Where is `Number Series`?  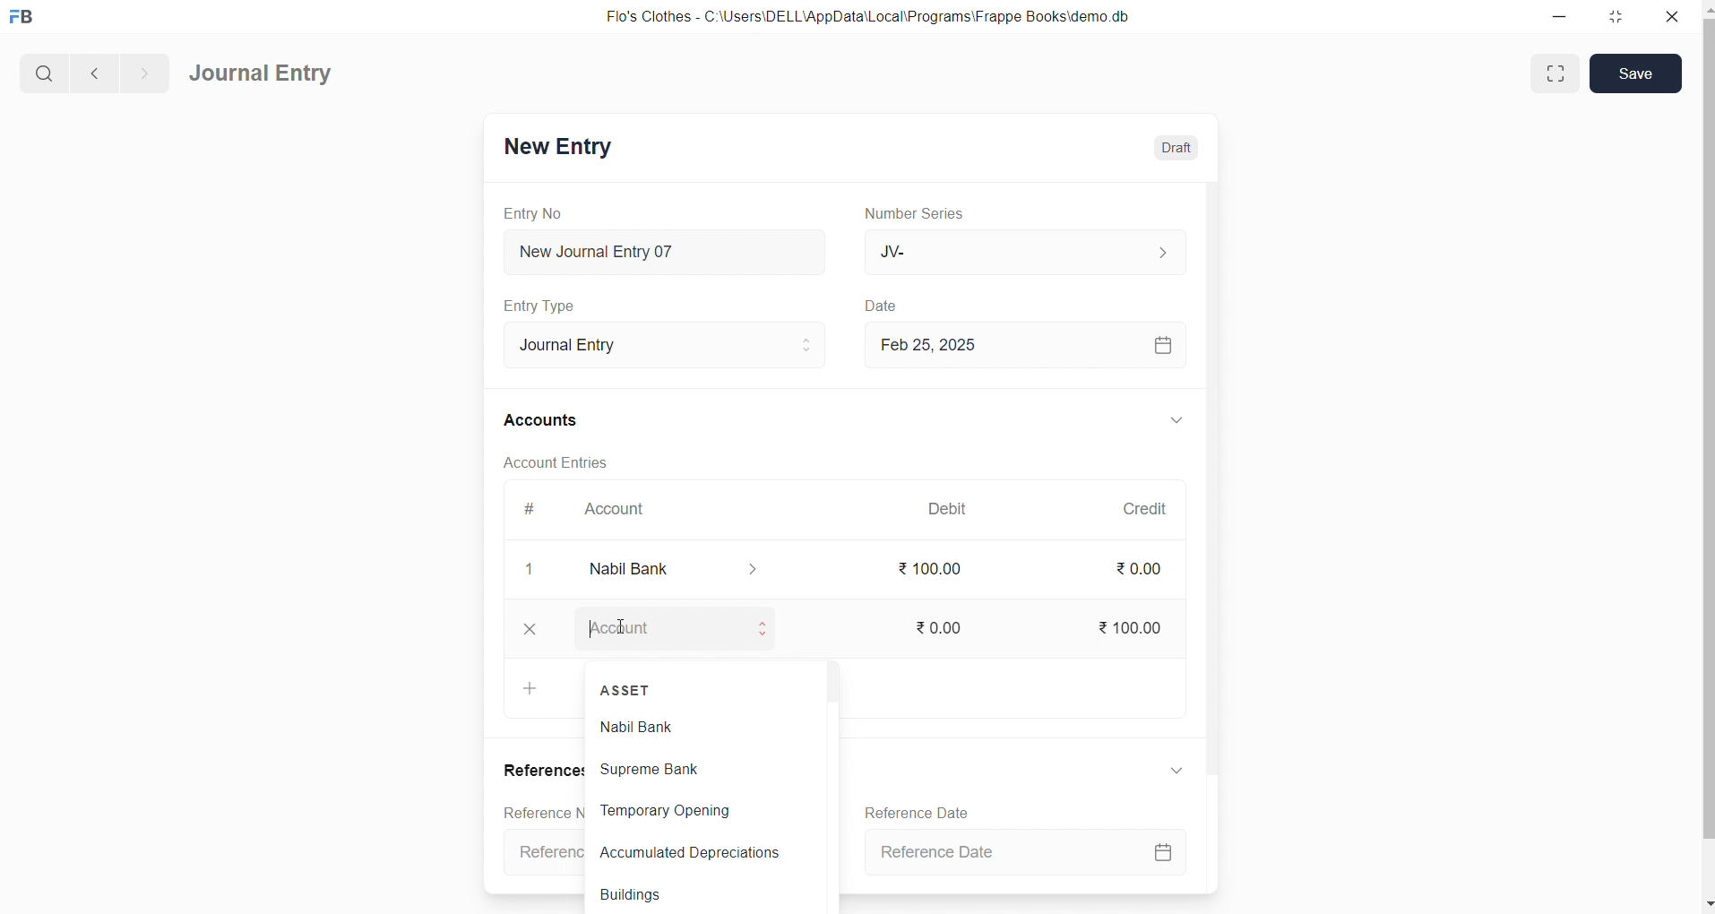 Number Series is located at coordinates (929, 214).